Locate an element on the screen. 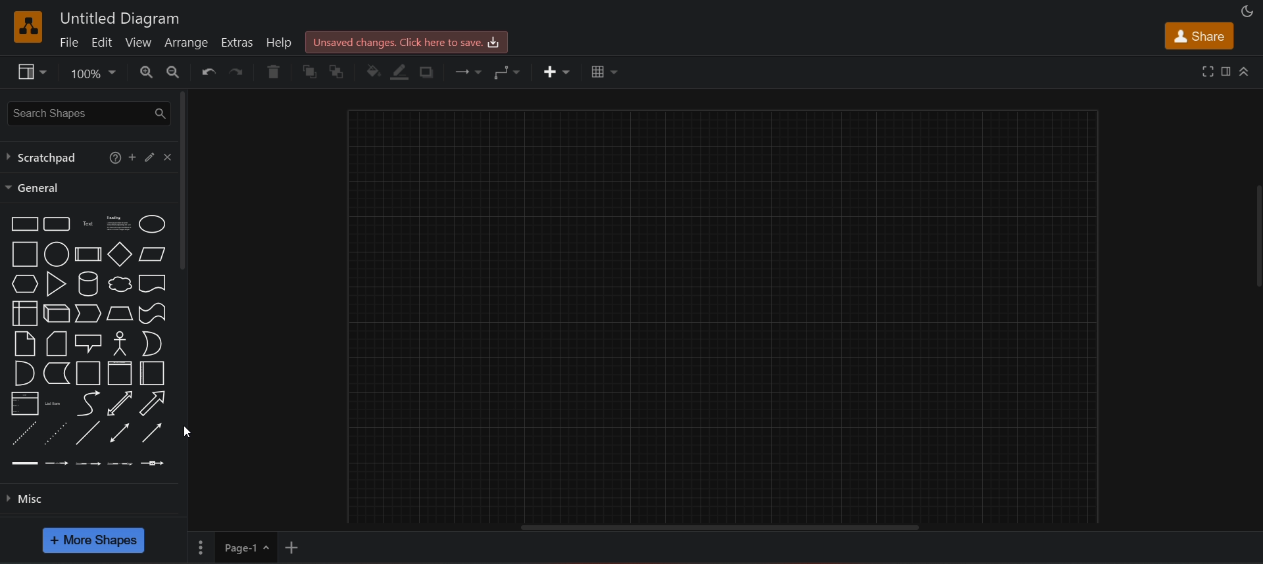  list is located at coordinates (24, 403).